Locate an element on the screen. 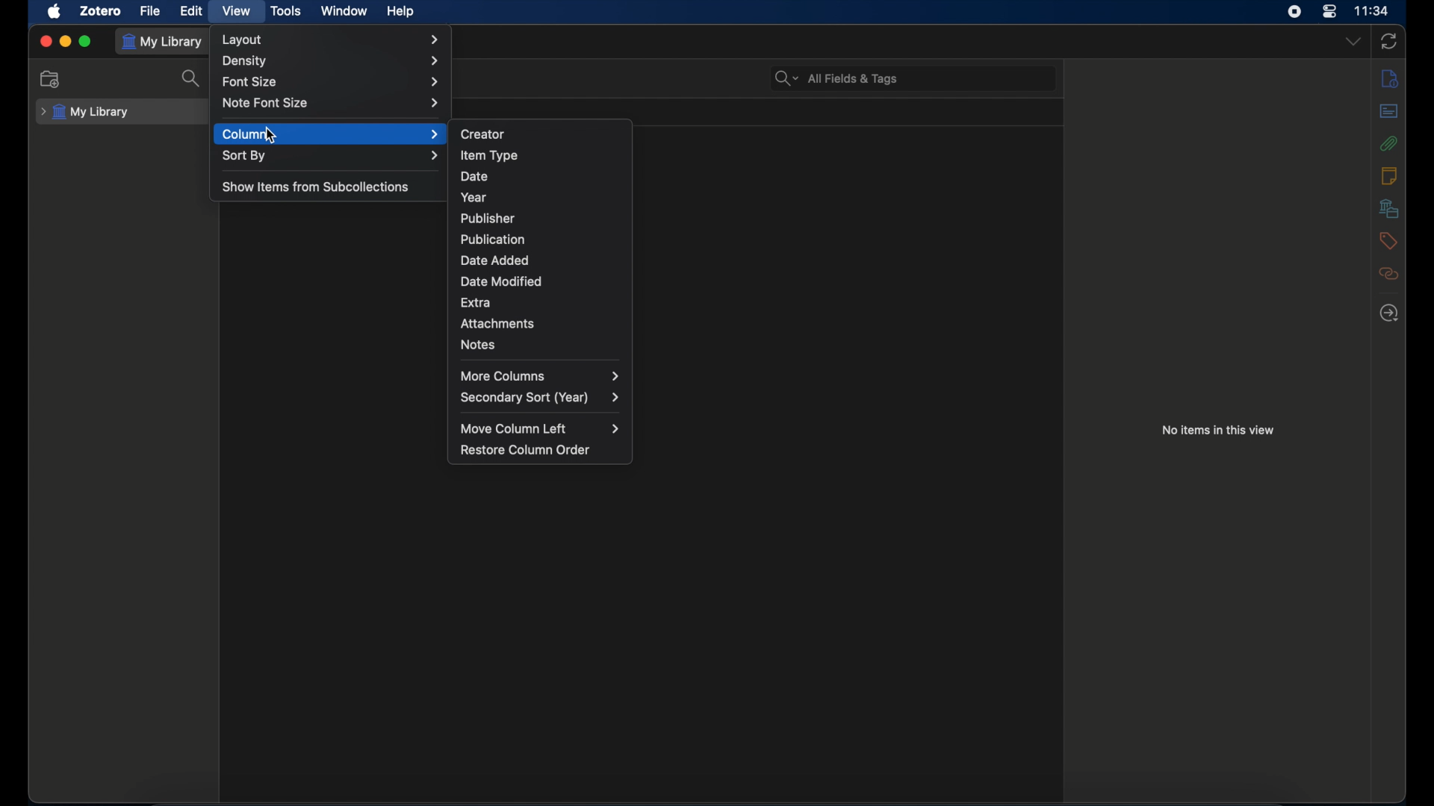 This screenshot has height=806, width=1434. my library is located at coordinates (85, 112).